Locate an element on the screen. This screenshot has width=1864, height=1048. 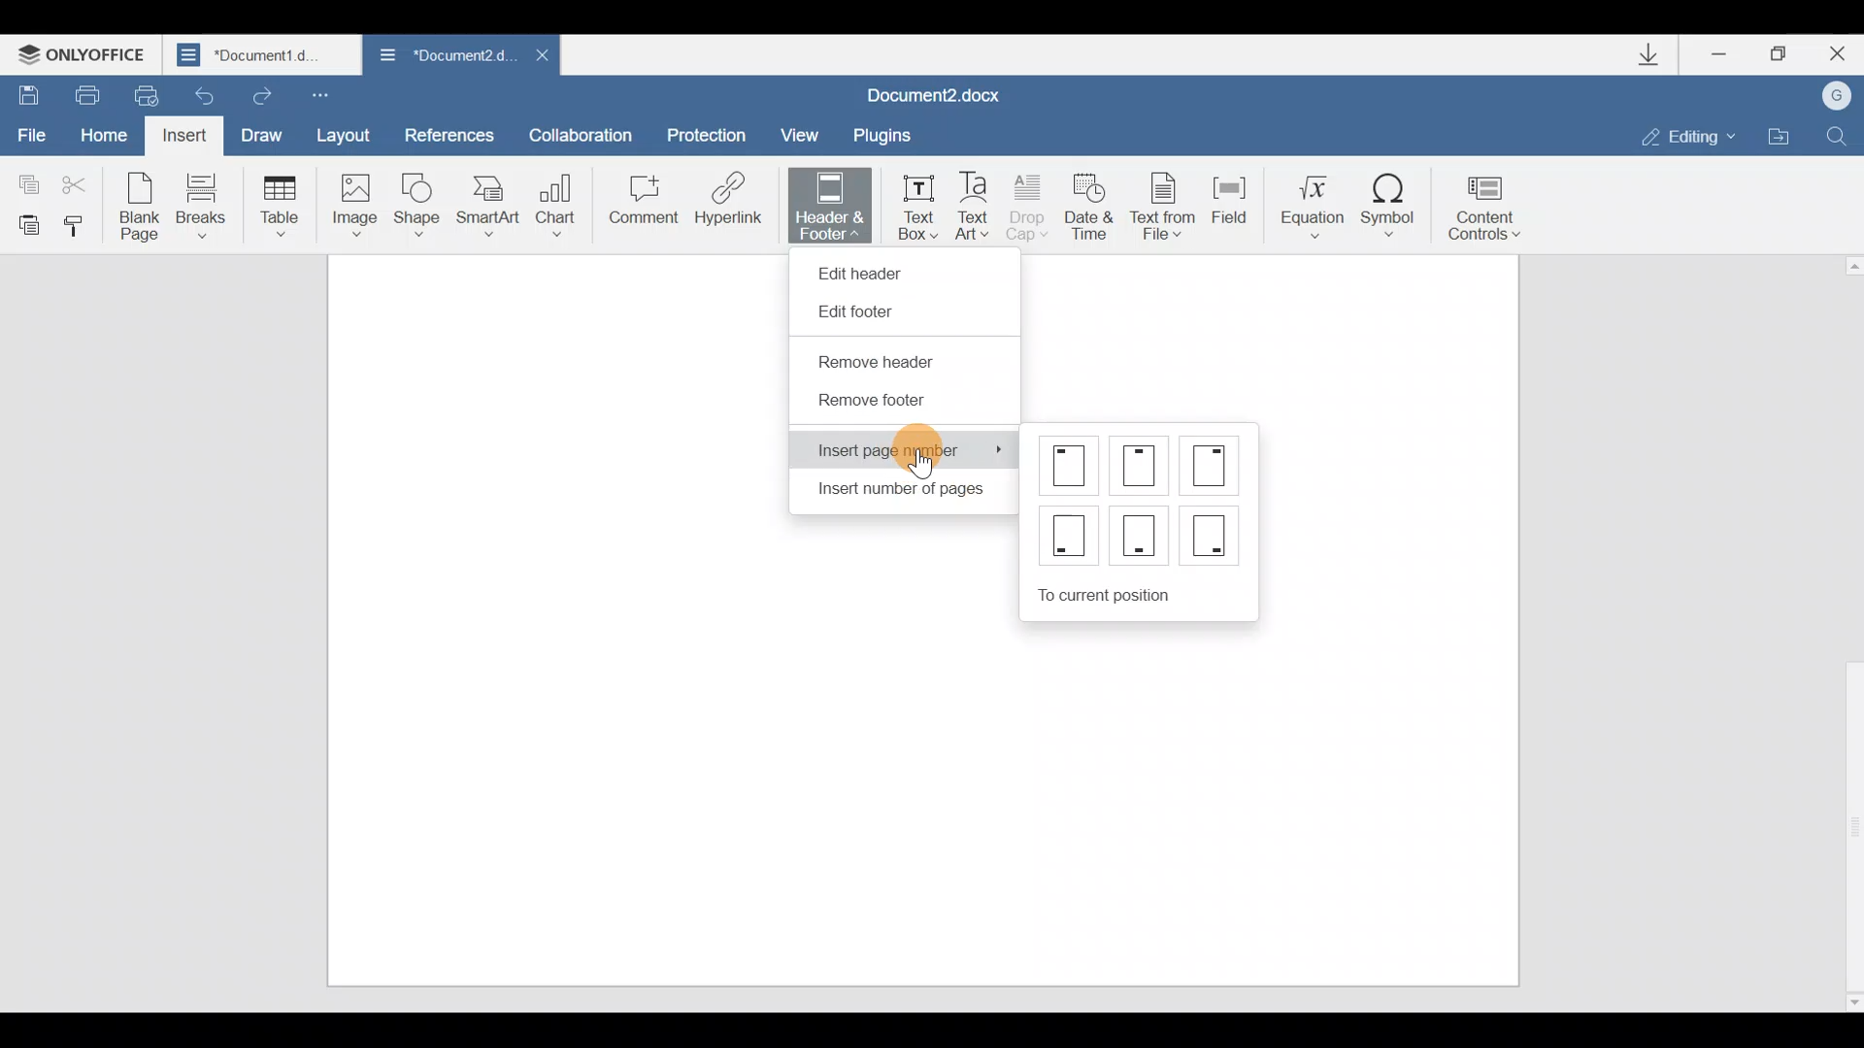
SmartArt is located at coordinates (488, 205).